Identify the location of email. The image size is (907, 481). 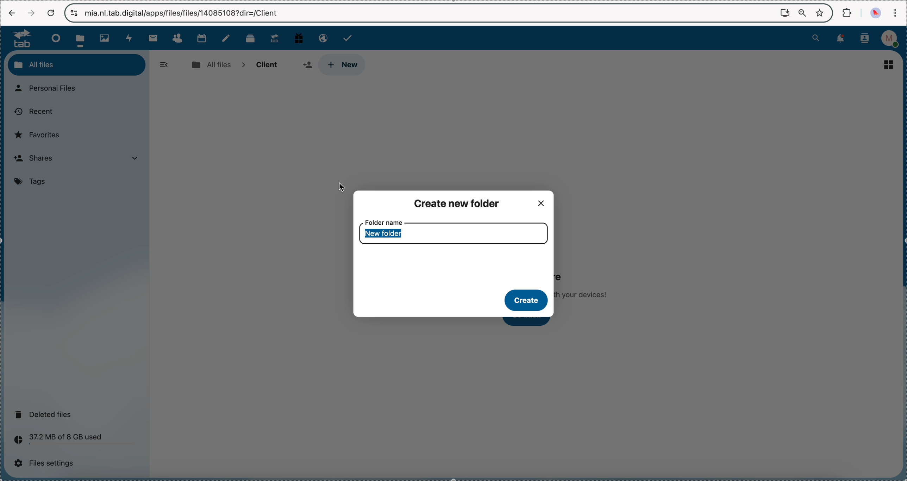
(321, 37).